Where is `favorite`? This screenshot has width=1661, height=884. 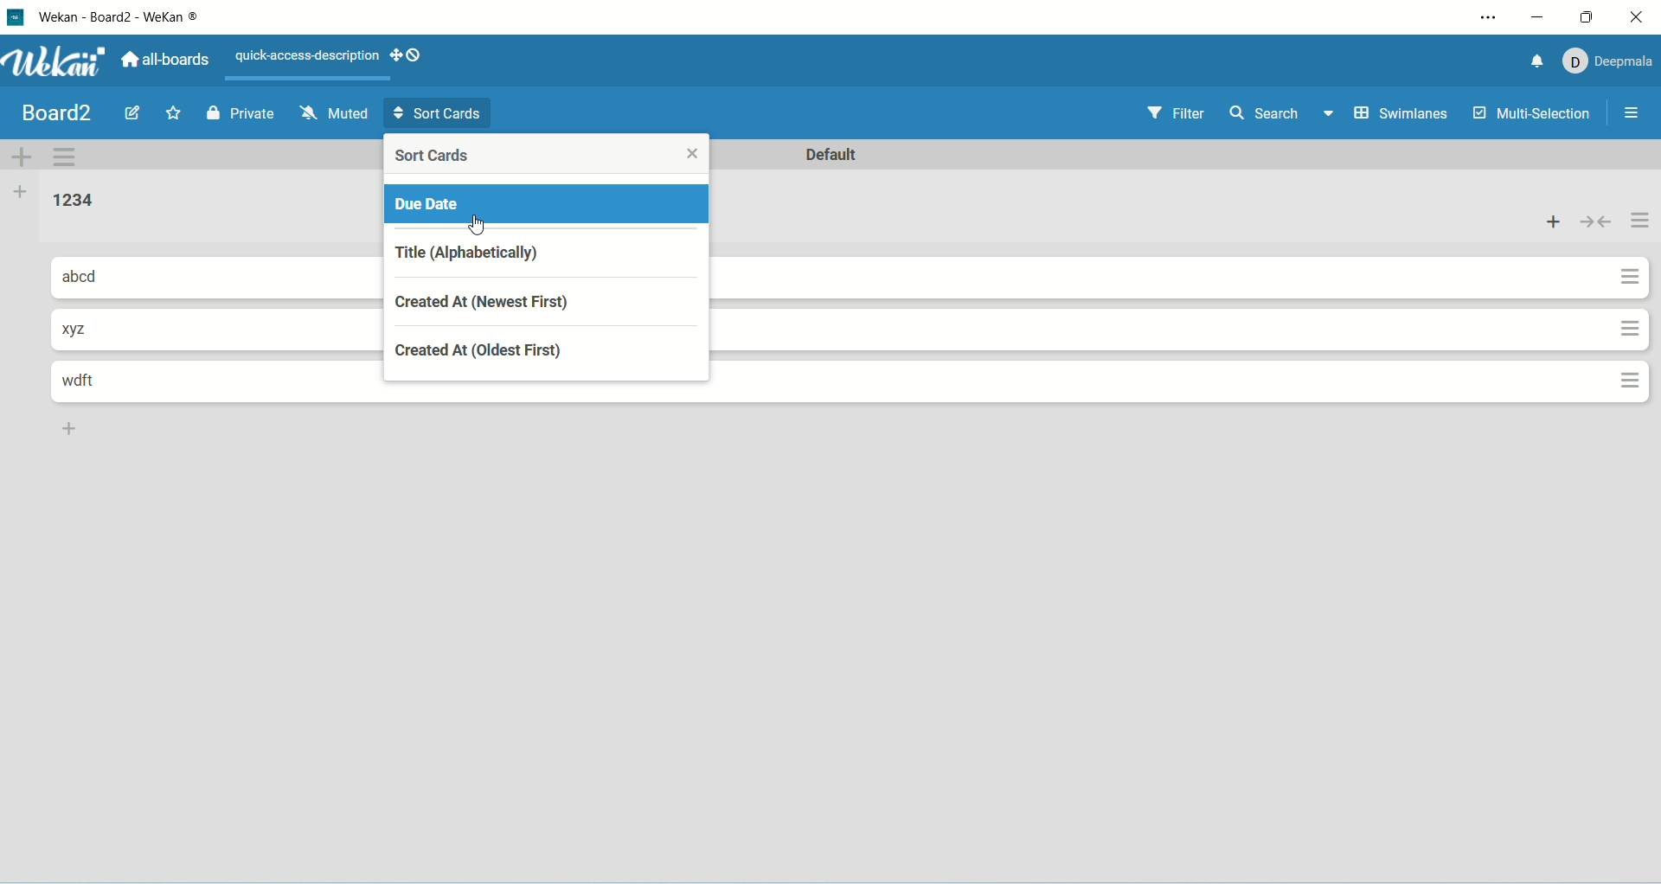 favorite is located at coordinates (175, 115).